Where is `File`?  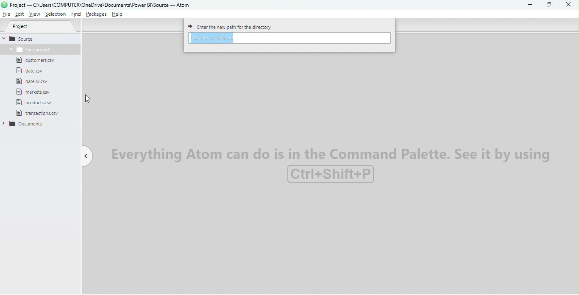 File is located at coordinates (32, 92).